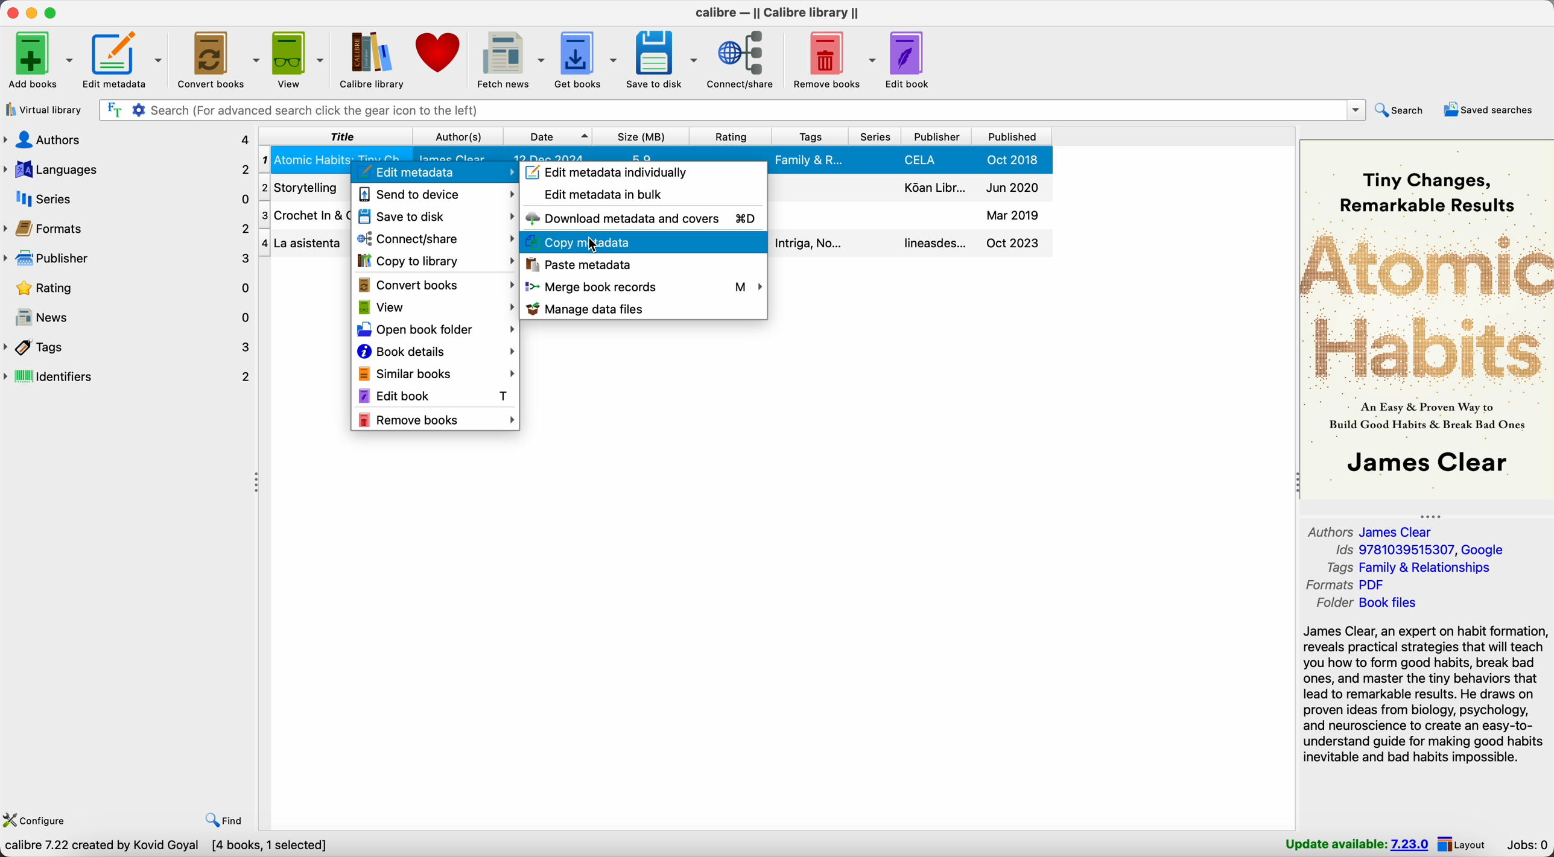 The image size is (1554, 857). Describe the element at coordinates (460, 136) in the screenshot. I see `author(s)` at that location.